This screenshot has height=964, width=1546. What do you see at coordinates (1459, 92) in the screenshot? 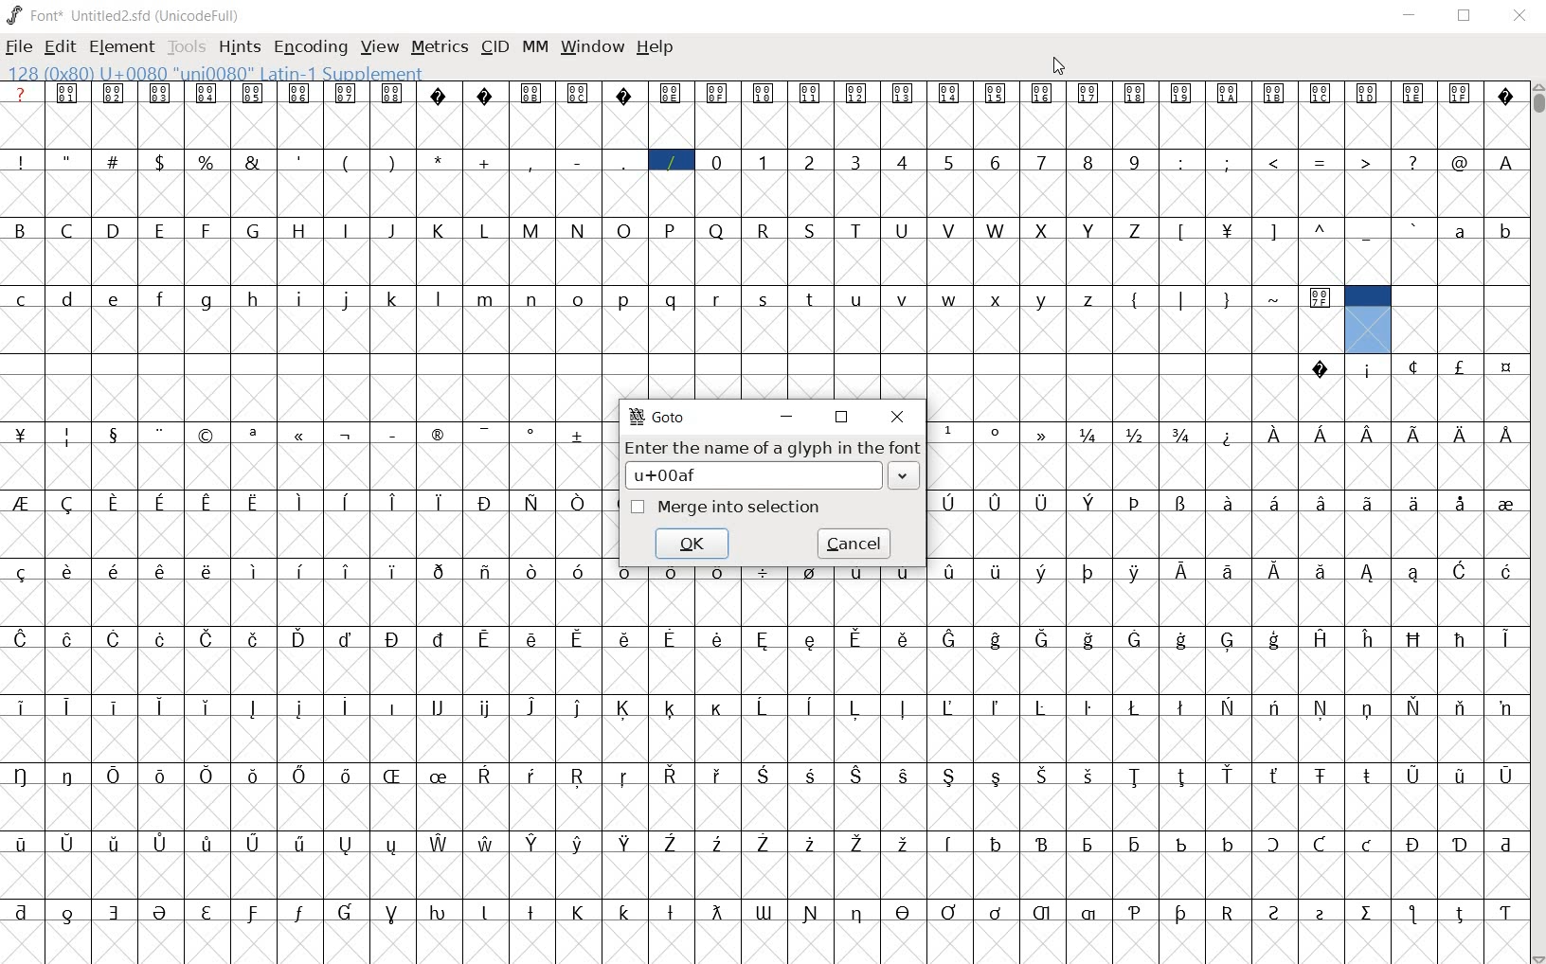
I see `Symbol` at bounding box center [1459, 92].